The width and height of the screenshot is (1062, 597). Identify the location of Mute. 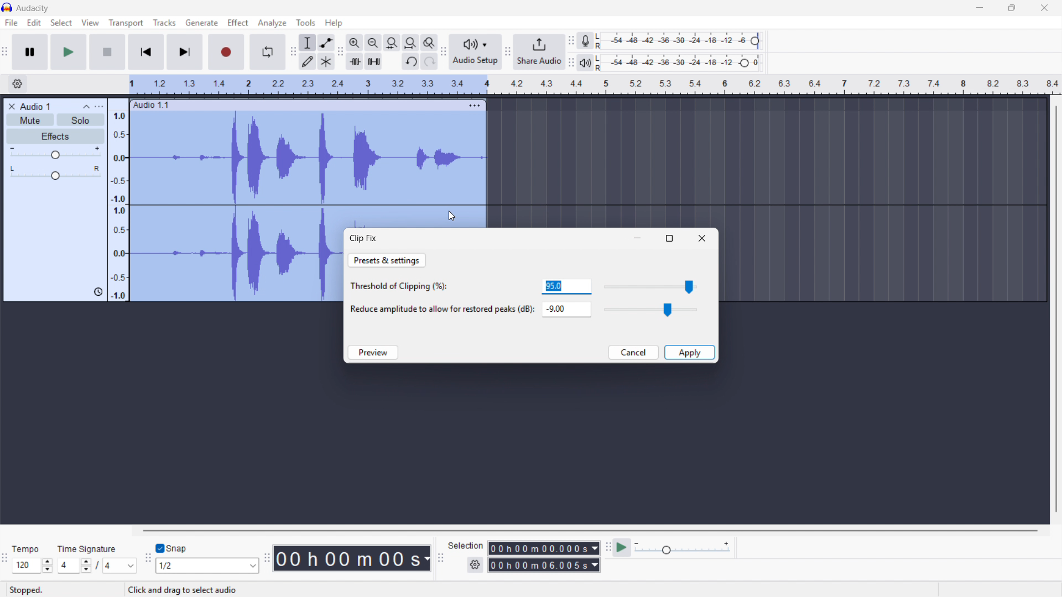
(31, 120).